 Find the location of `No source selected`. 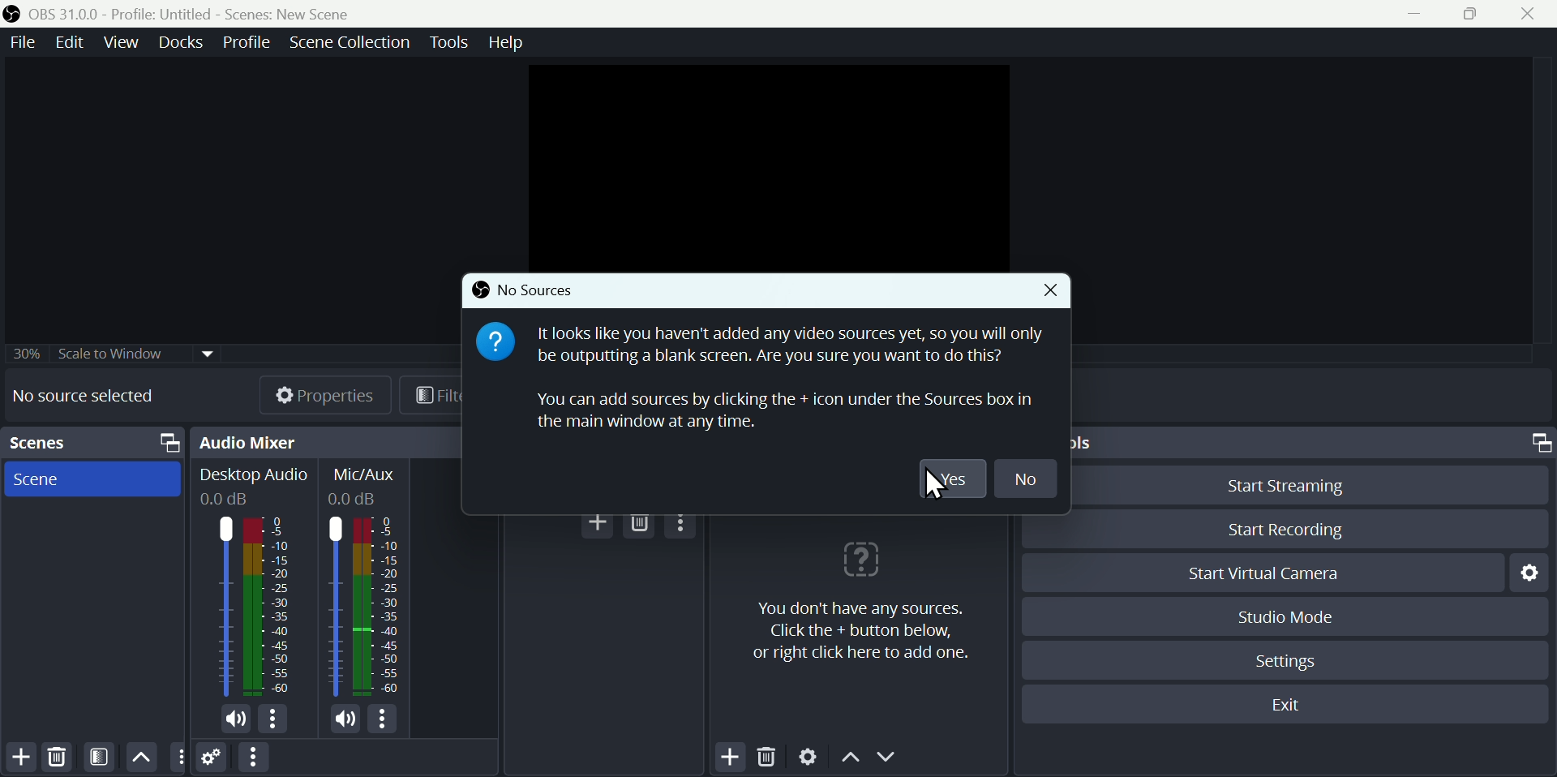

No source selected is located at coordinates (94, 395).